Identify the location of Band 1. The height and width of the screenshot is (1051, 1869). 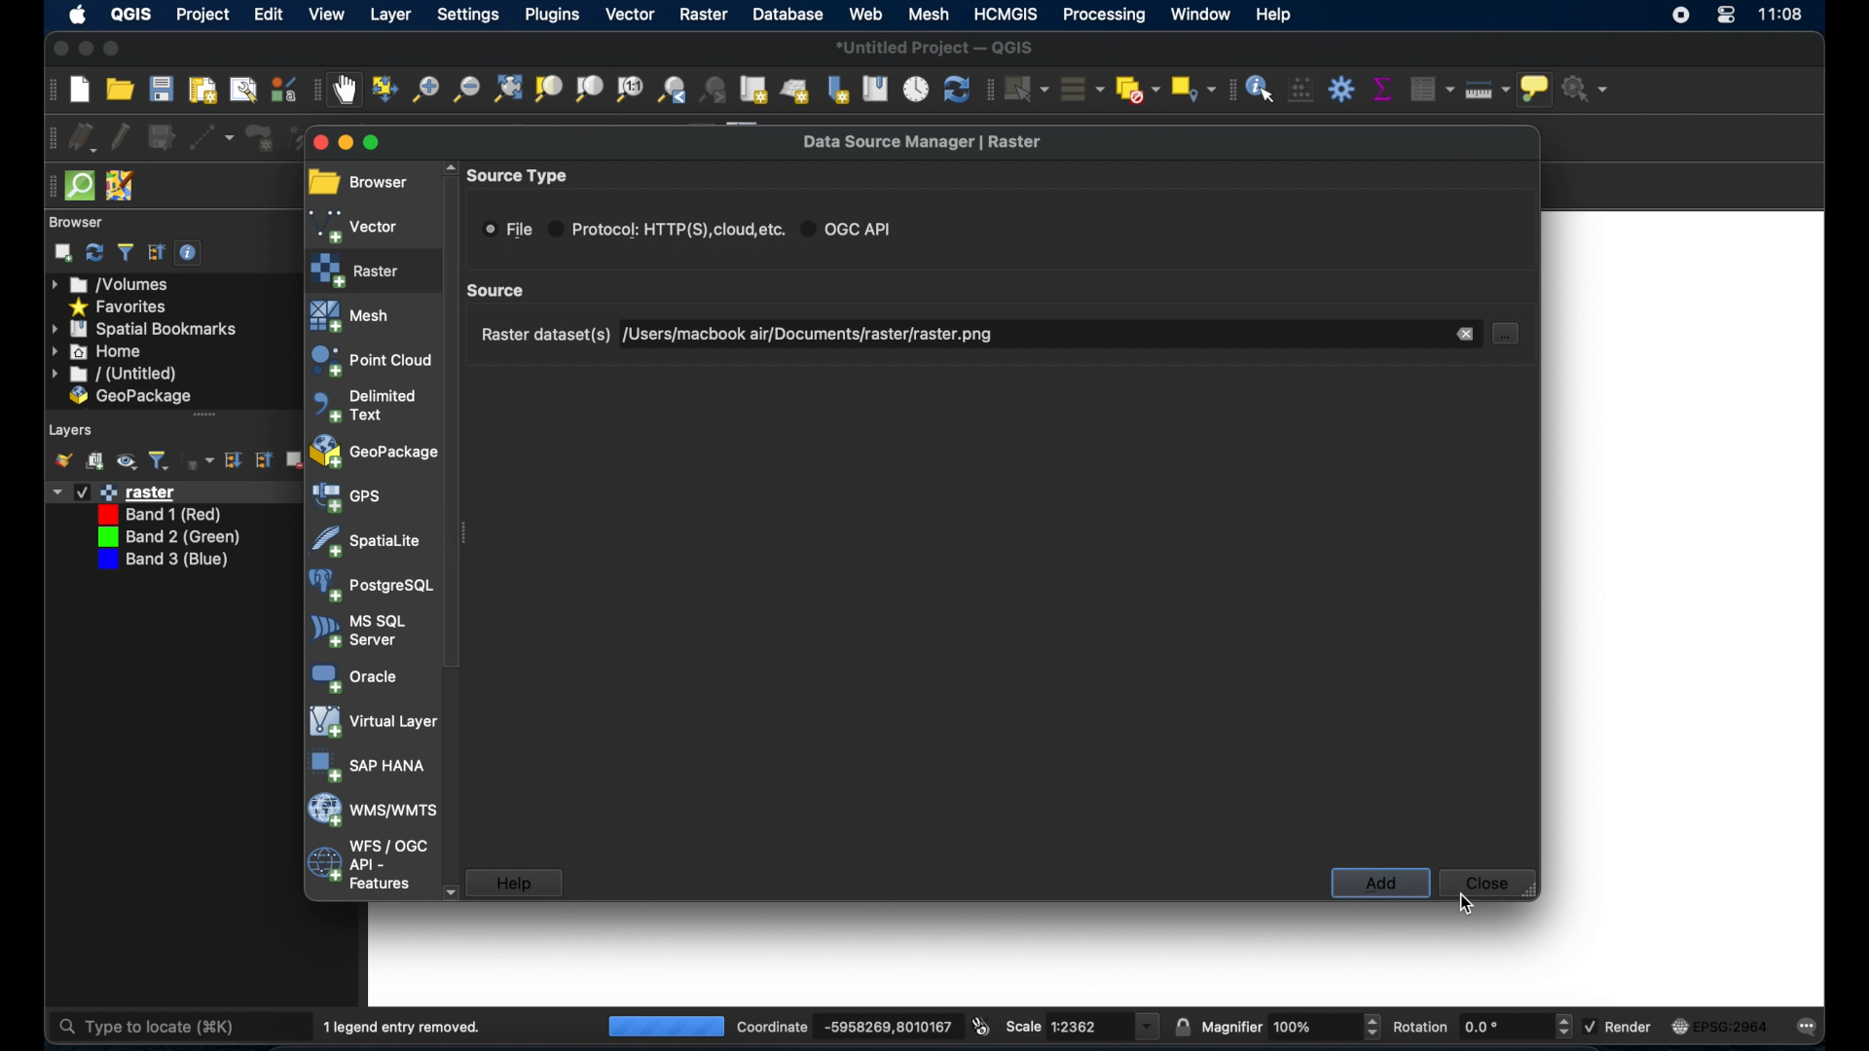
(163, 514).